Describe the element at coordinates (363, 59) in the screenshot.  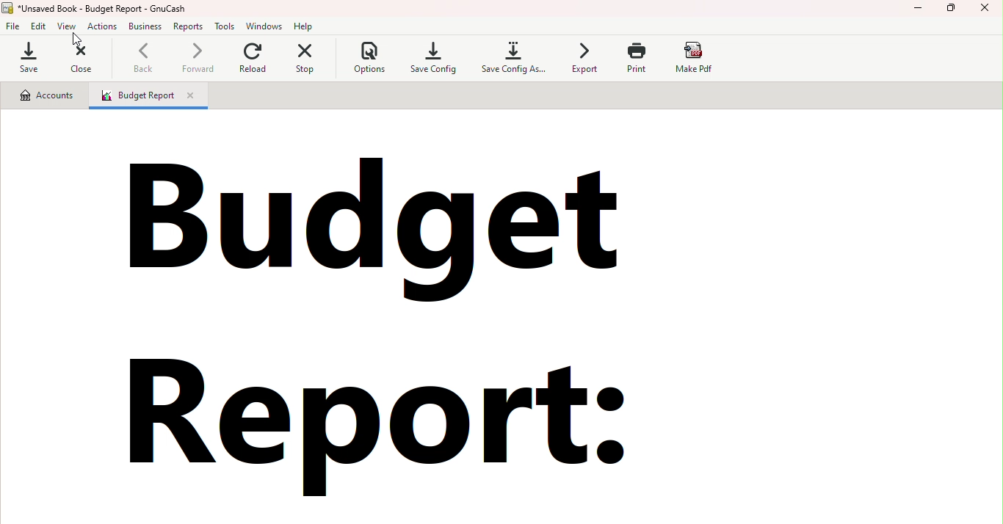
I see `Options` at that location.